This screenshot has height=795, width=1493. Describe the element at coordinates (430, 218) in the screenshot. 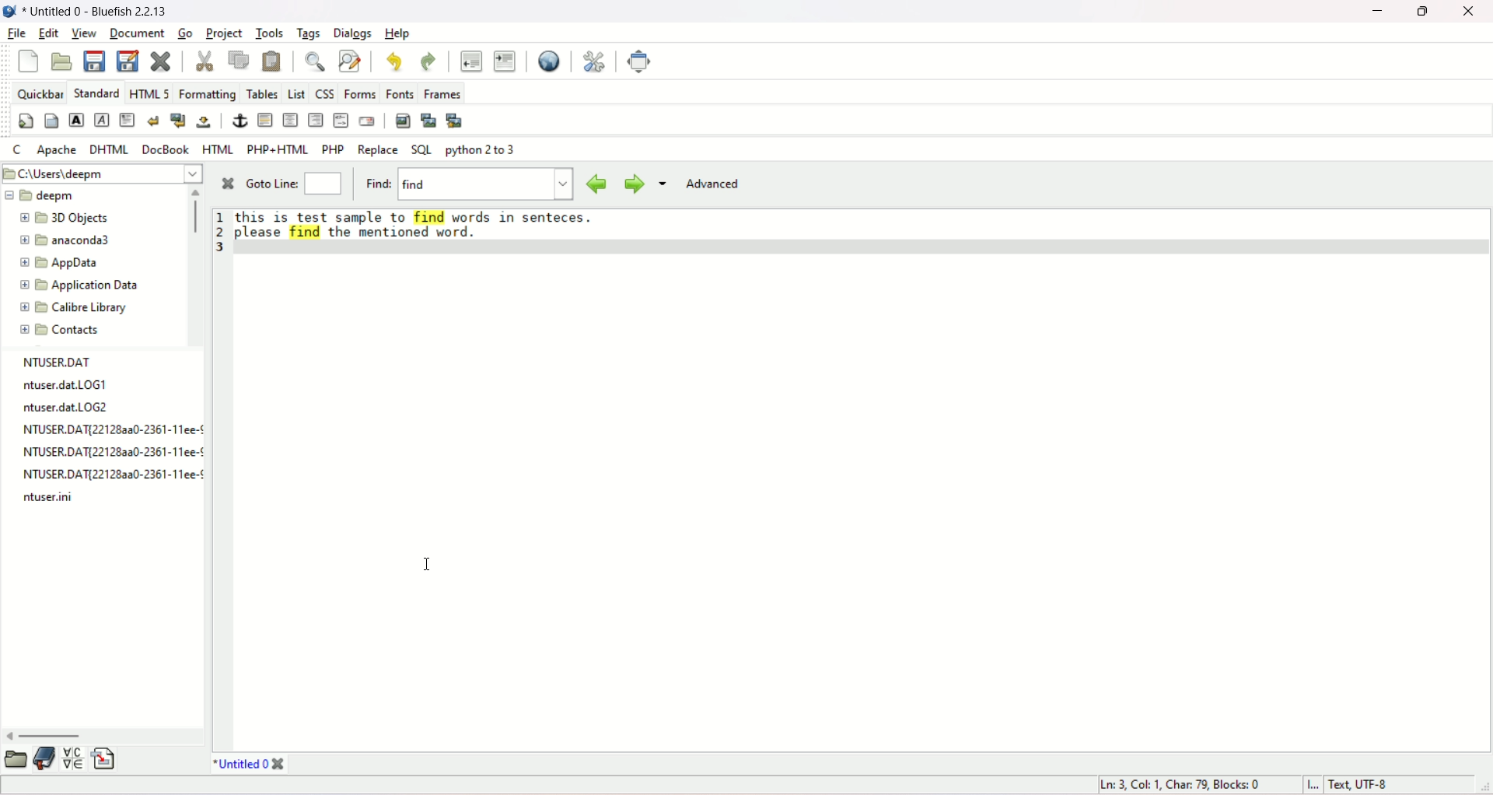

I see `highlighted word` at that location.